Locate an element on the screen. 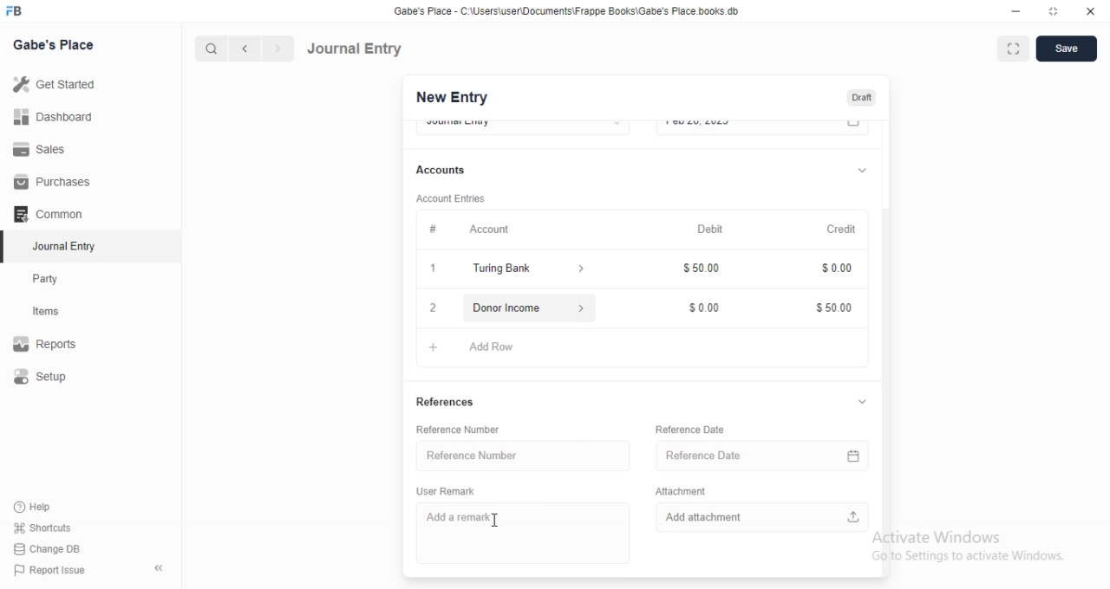 This screenshot has height=589, width=1110. Gabe's Place - C\Users\userDocuments Frappe Books\Gabe's Place books db. is located at coordinates (567, 11).